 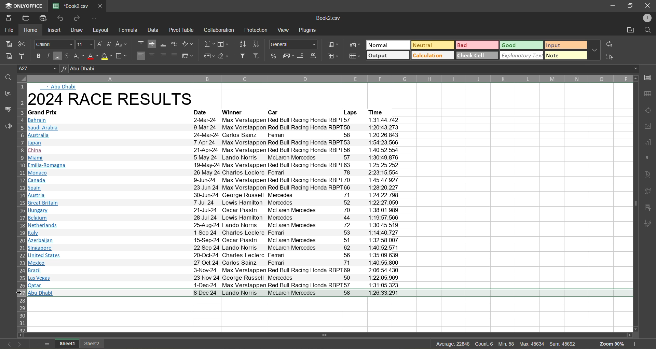 I want to click on next, so click(x=19, y=344).